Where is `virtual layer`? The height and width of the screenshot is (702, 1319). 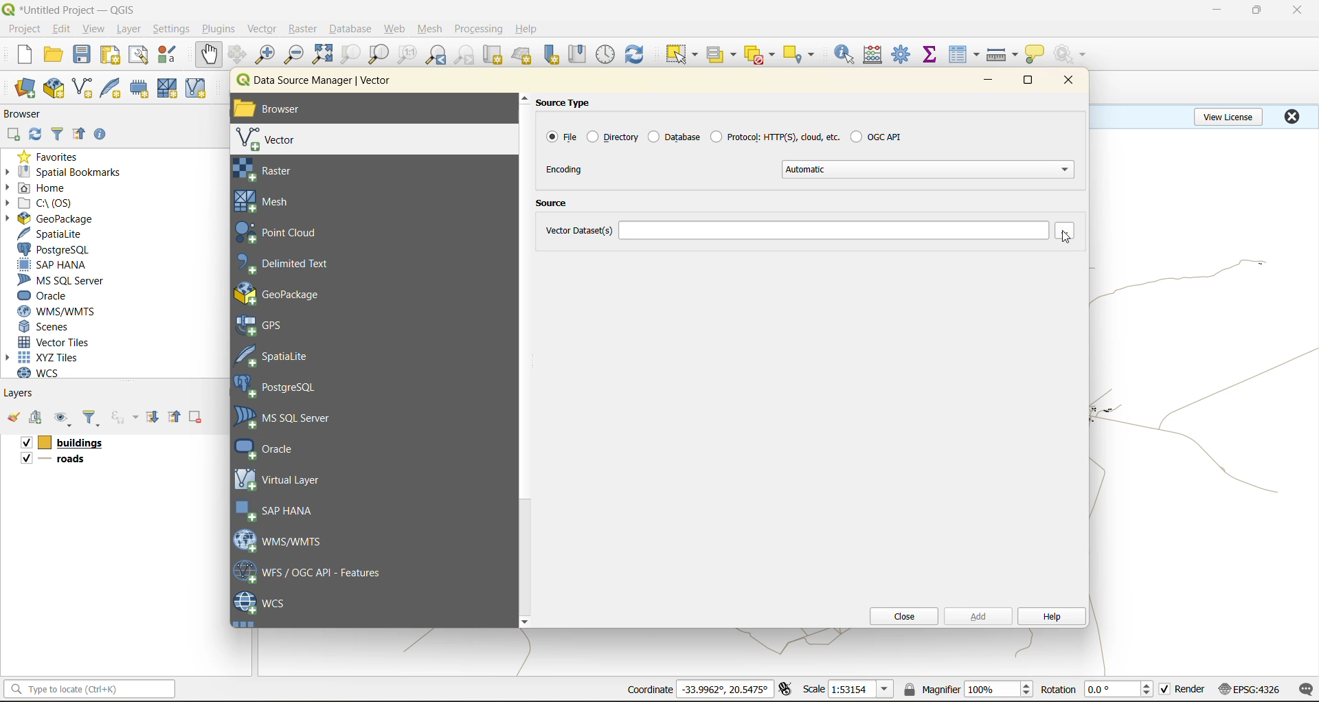
virtual layer is located at coordinates (281, 479).